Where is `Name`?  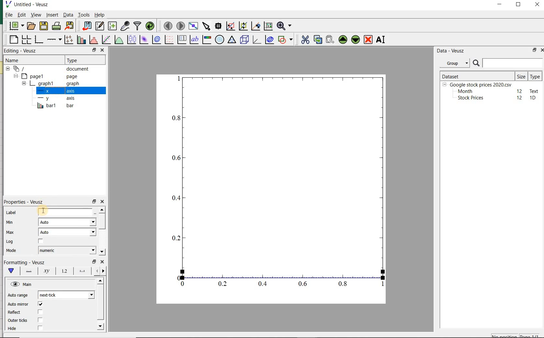
Name is located at coordinates (17, 60).